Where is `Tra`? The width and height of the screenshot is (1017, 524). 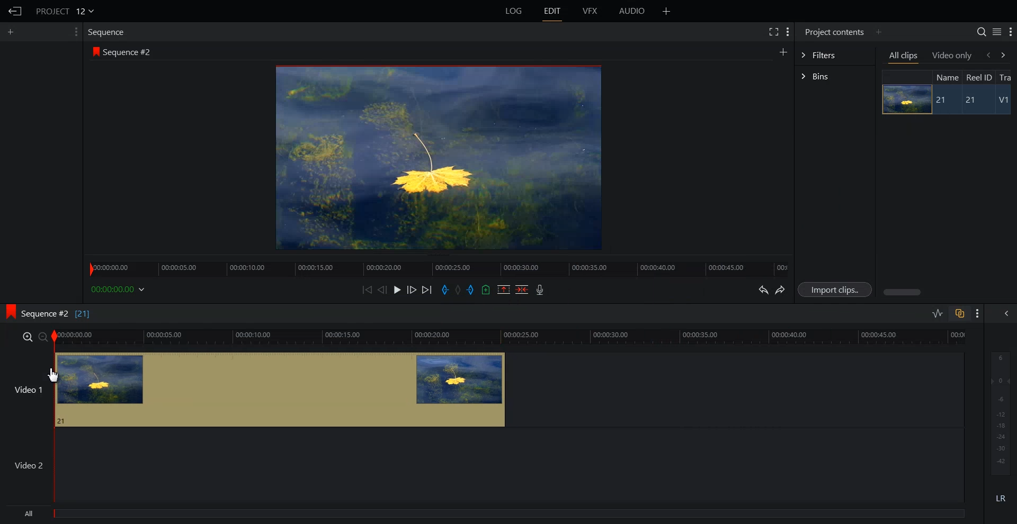
Tra is located at coordinates (1006, 77).